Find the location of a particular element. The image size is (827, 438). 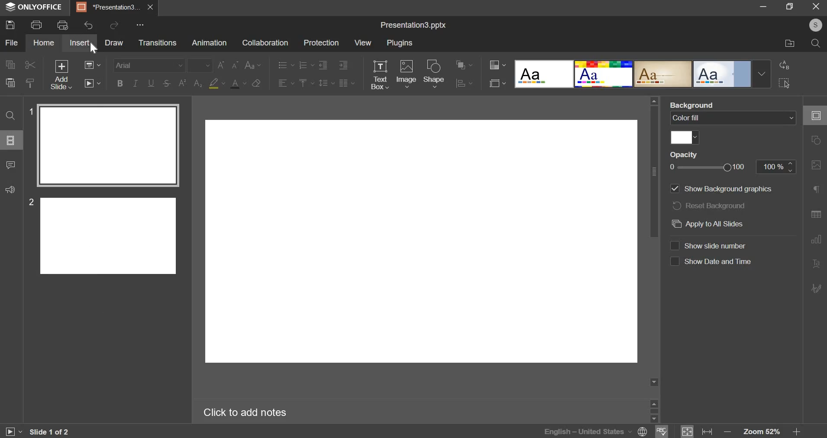

Signature settings is located at coordinates (816, 287).